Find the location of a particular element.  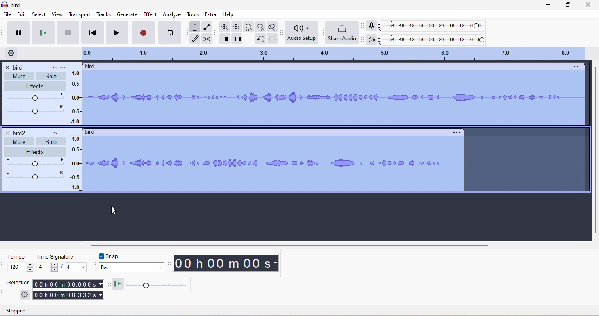

audacity recording meter toolbar is located at coordinates (363, 27).